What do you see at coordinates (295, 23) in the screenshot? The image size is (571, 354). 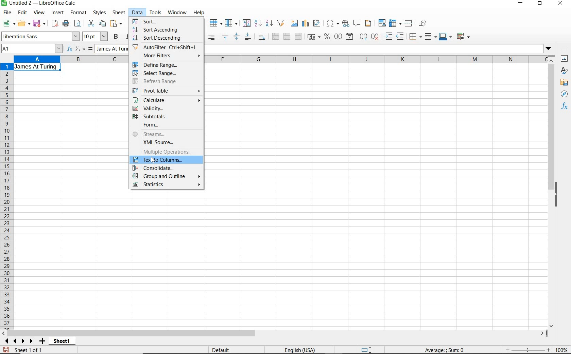 I see `insert image` at bounding box center [295, 23].